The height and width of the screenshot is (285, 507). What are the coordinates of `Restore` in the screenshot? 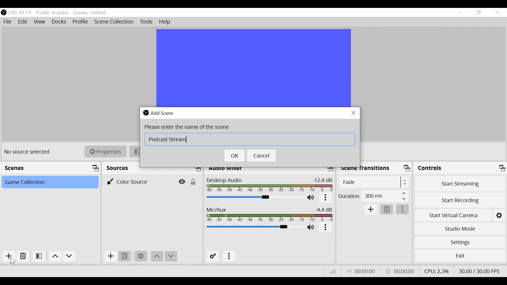 It's located at (478, 13).